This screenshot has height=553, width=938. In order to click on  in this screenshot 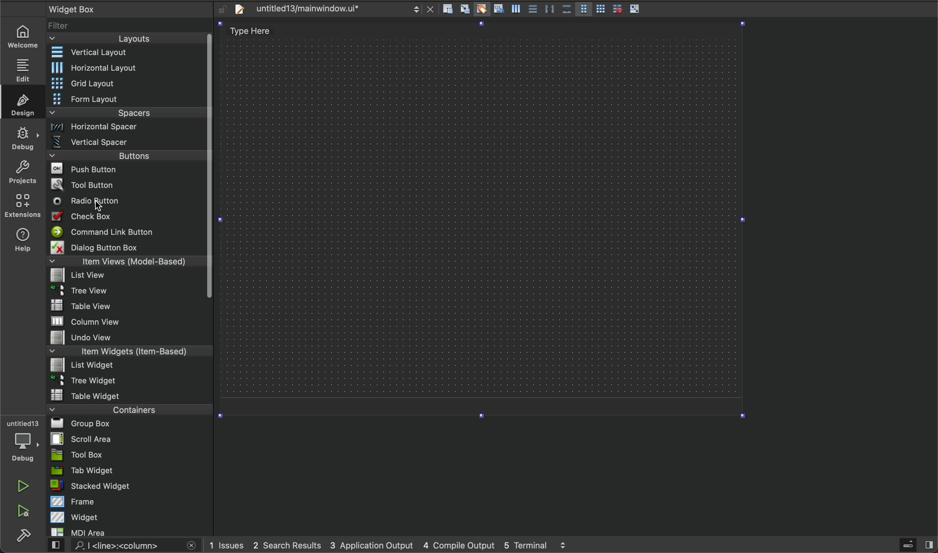, I will do `click(127, 100)`.